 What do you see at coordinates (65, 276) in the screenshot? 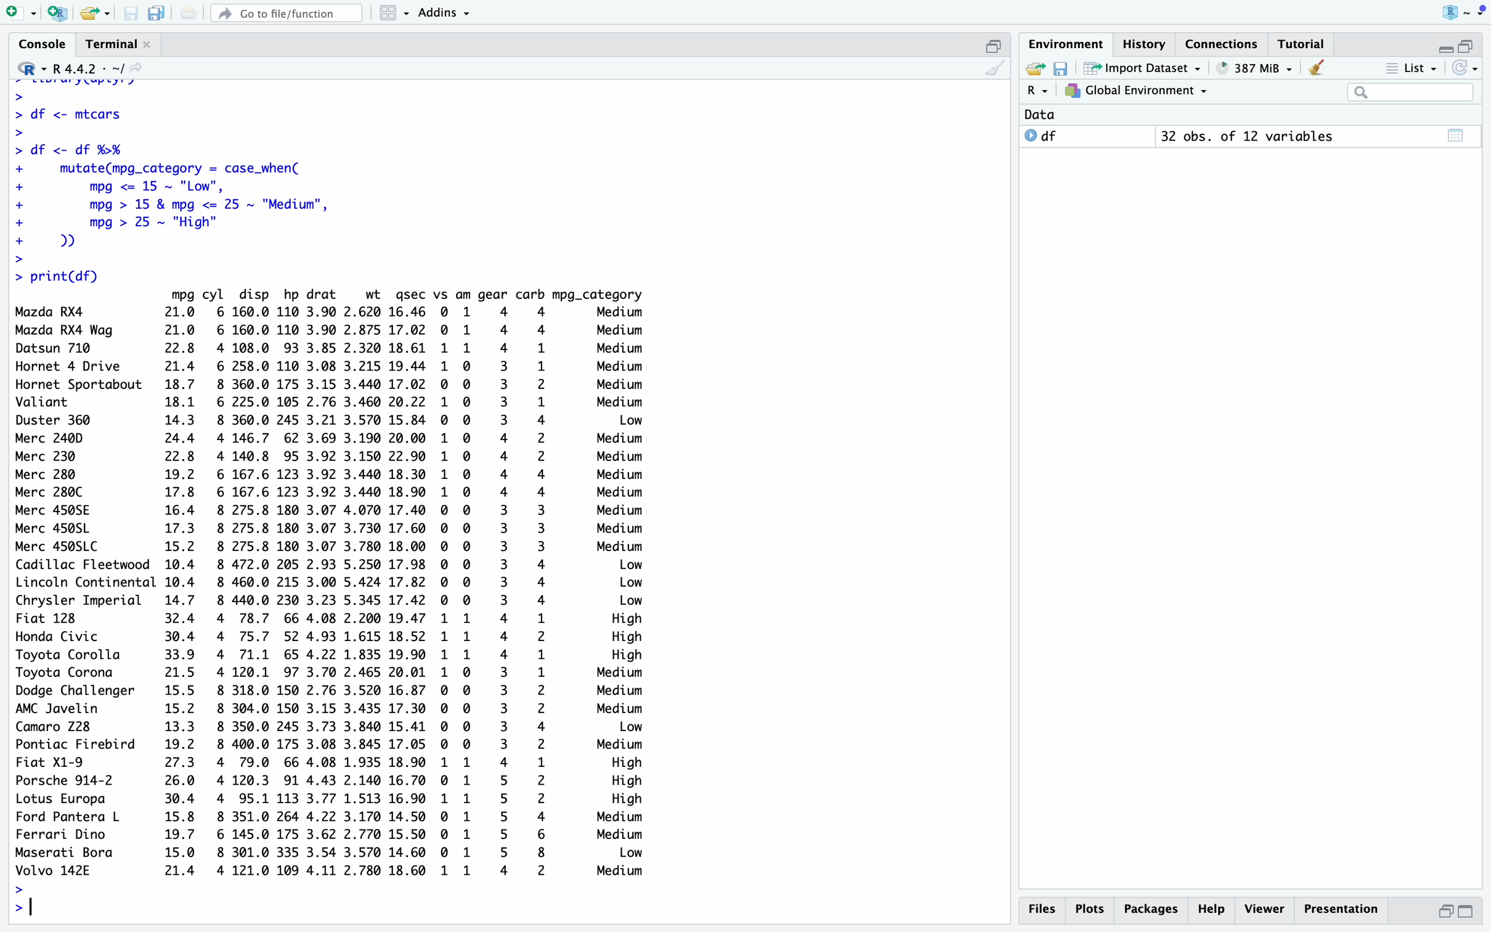
I see `> print(df)` at bounding box center [65, 276].